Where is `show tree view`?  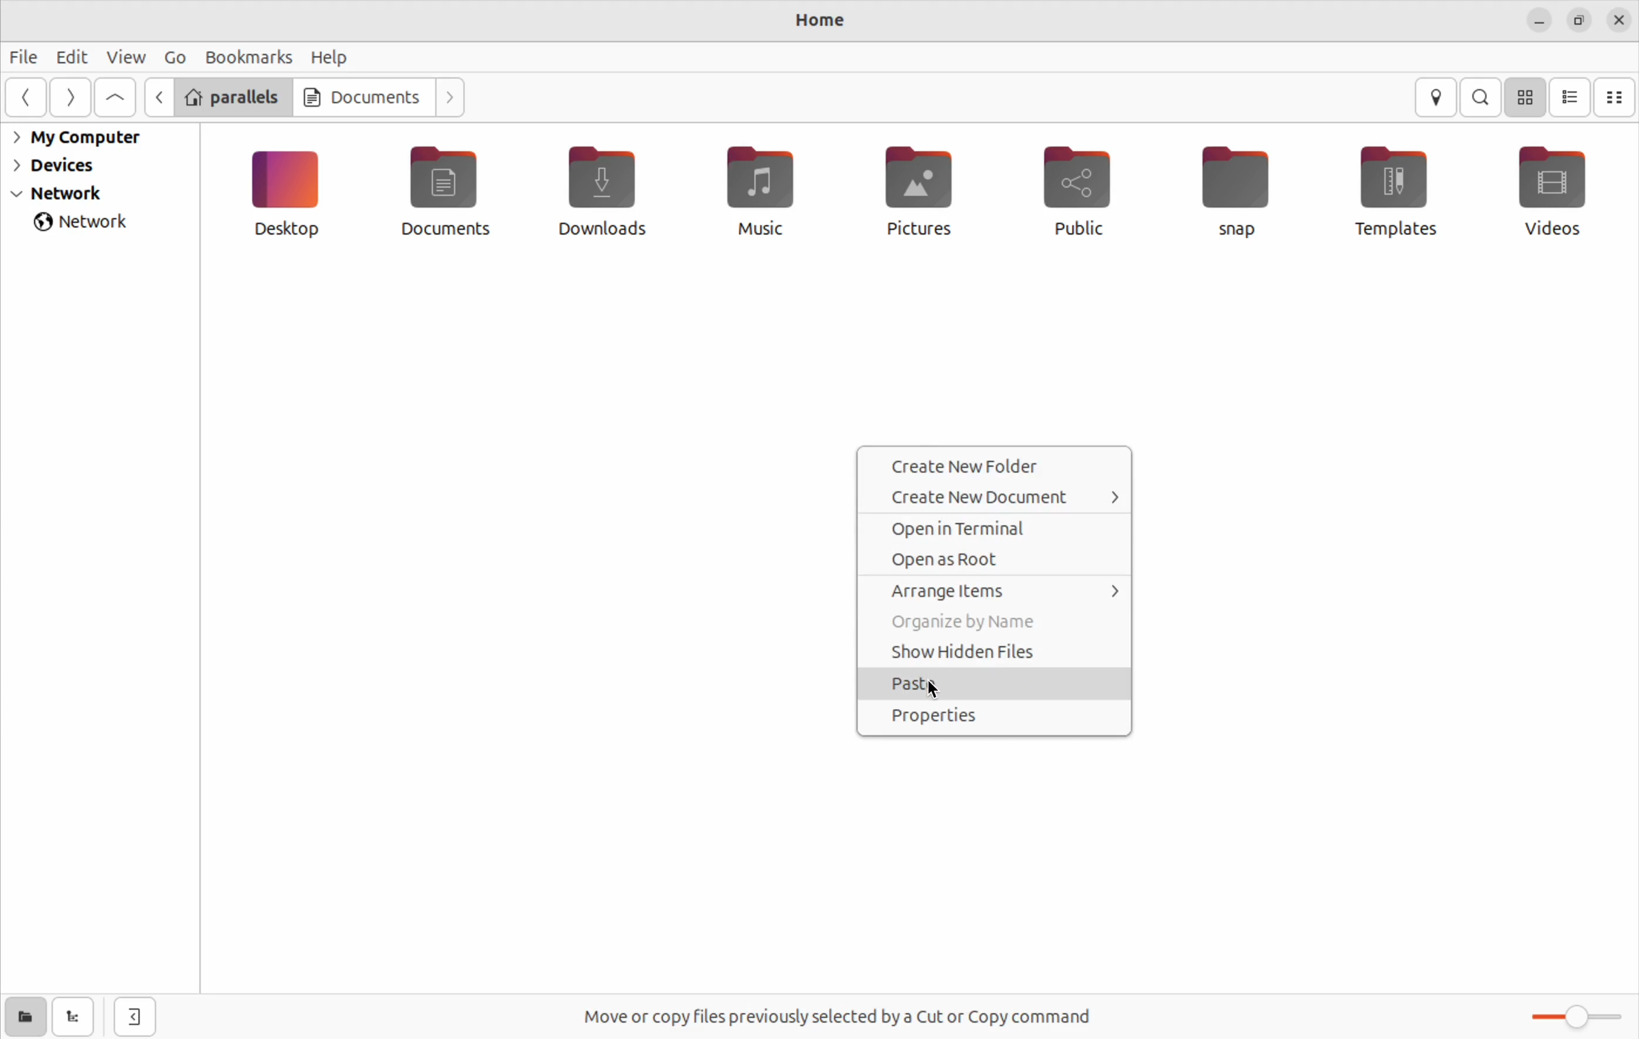 show tree view is located at coordinates (72, 1017).